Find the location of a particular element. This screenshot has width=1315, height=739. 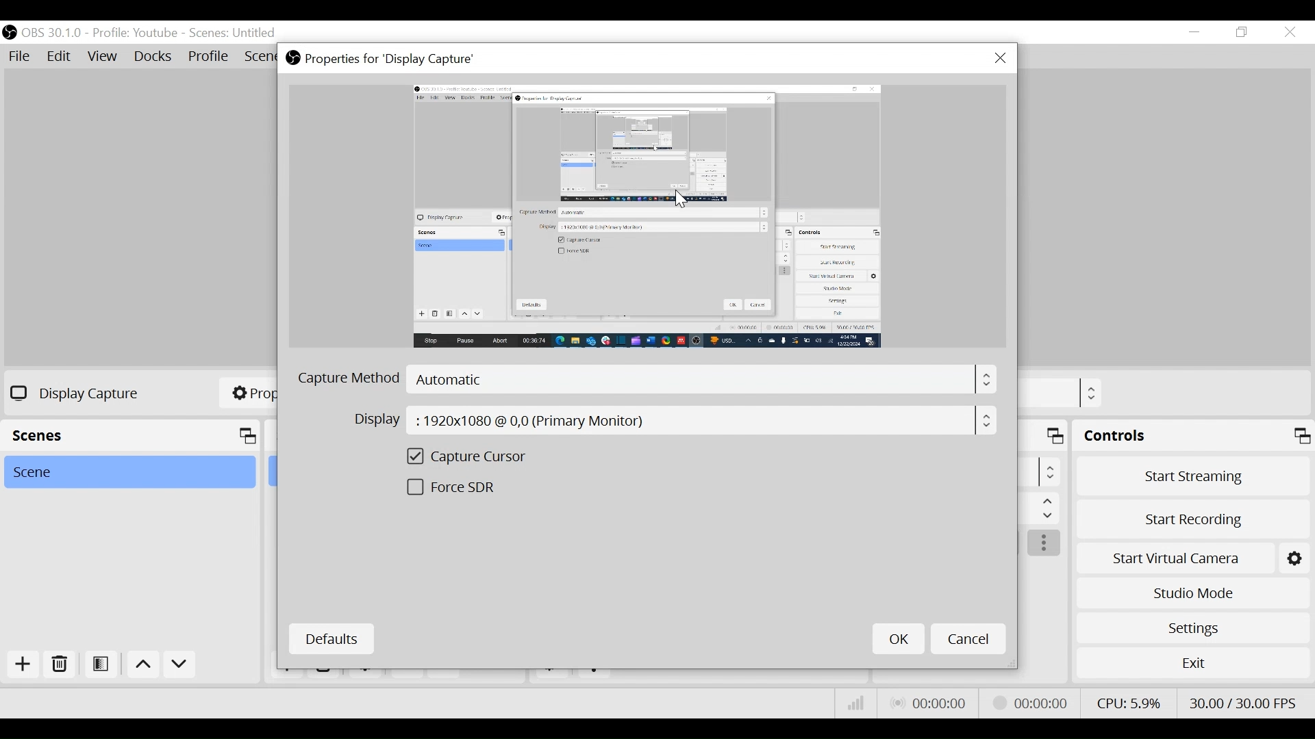

OBS Studio Desktop Icon is located at coordinates (9, 32).